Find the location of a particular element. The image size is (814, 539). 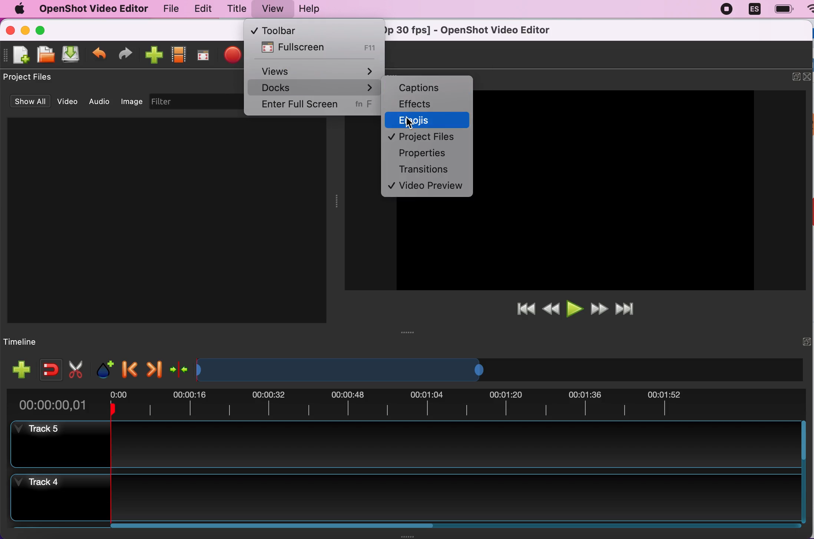

close is located at coordinates (809, 76).